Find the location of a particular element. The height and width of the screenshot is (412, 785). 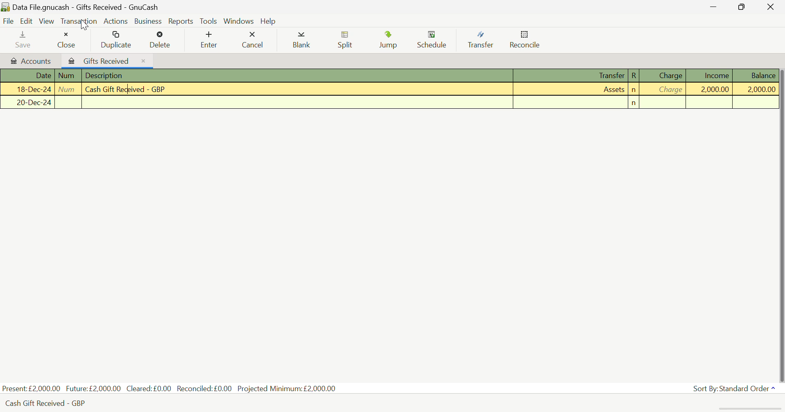

Reconciled is located at coordinates (206, 387).